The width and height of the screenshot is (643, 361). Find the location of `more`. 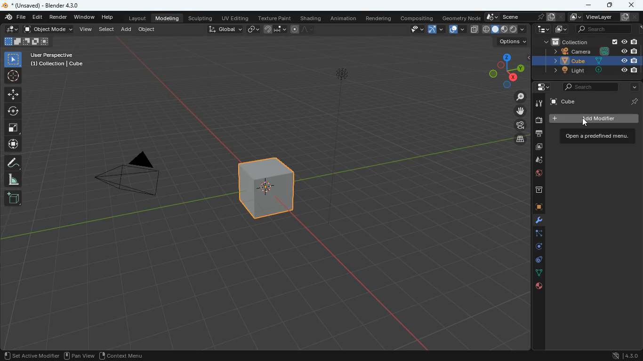

more is located at coordinates (632, 87).